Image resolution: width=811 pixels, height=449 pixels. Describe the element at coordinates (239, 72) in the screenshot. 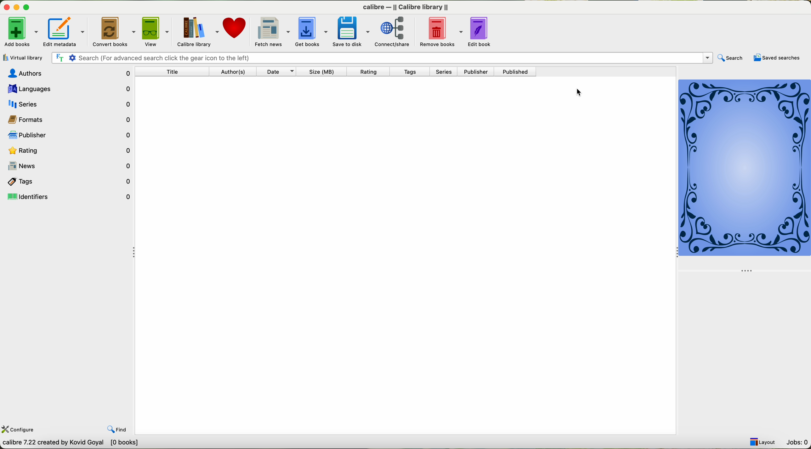

I see `authors` at that location.